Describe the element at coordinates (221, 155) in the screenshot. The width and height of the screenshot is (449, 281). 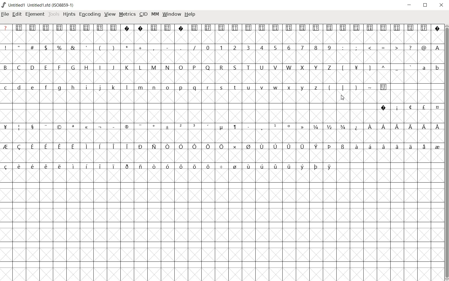
I see `empty cells` at that location.